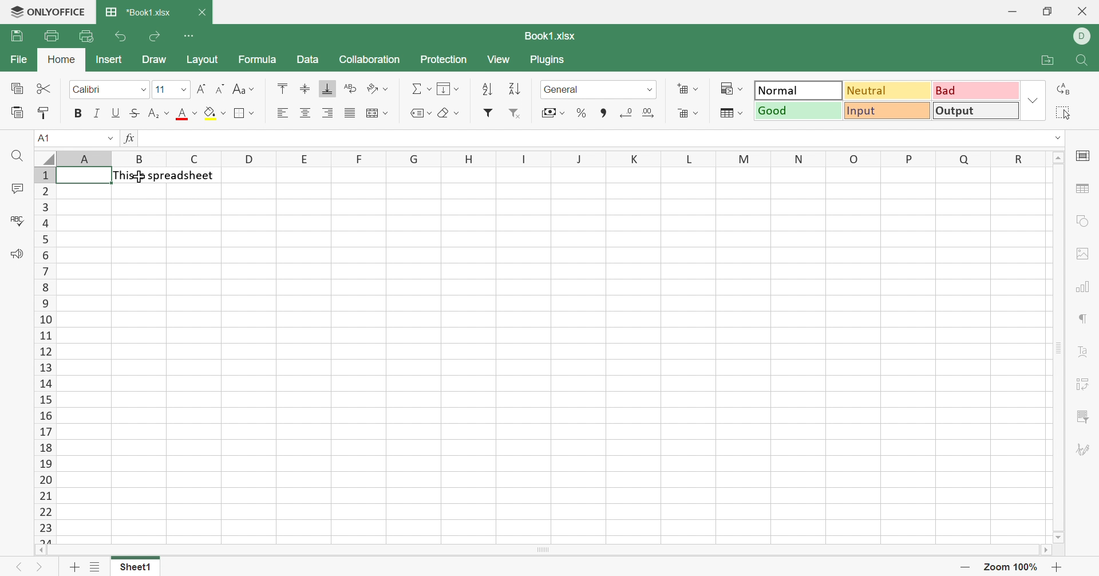 This screenshot has height=576, width=1099. I want to click on Insert cells, so click(680, 87).